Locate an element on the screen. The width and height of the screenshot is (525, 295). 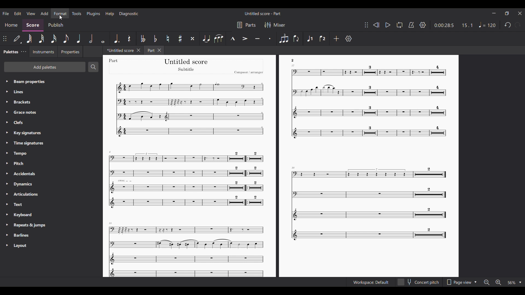
Format menu is located at coordinates (60, 13).